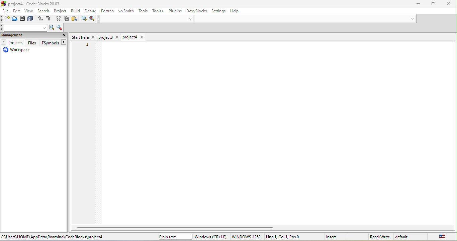  Describe the element at coordinates (59, 19) in the screenshot. I see `cut` at that location.